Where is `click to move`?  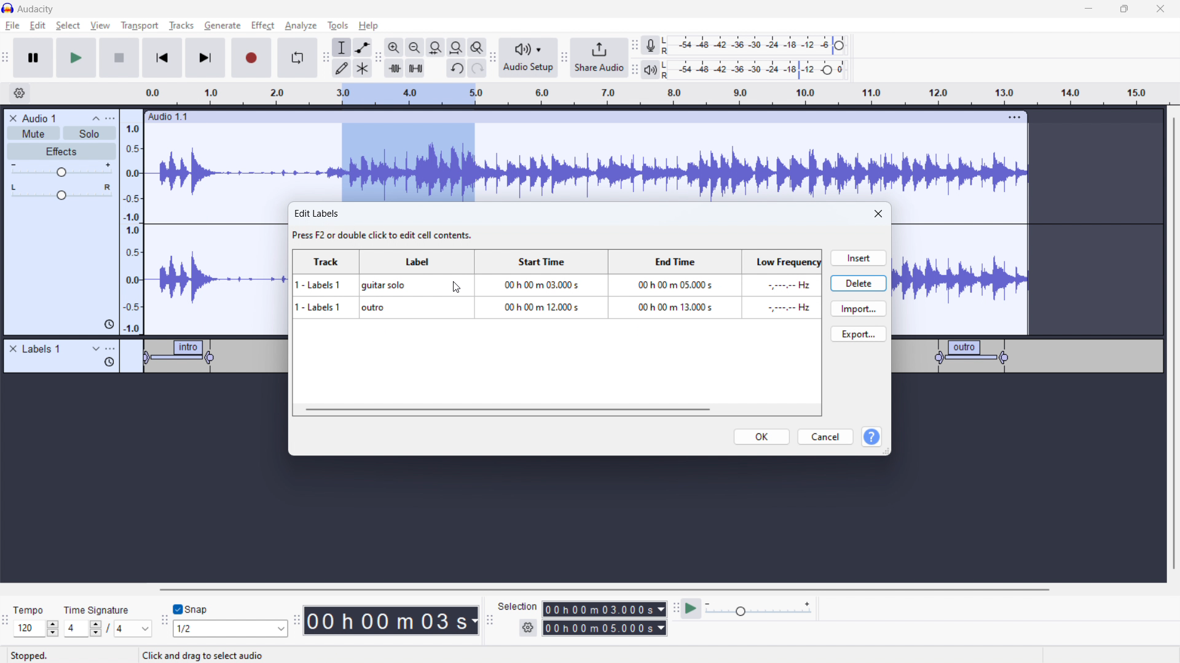 click to move is located at coordinates (574, 117).